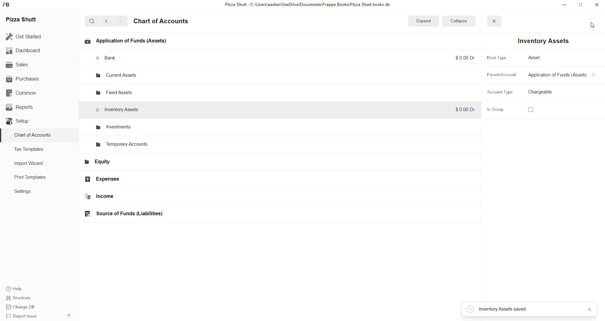  I want to click on save, so click(590, 21).